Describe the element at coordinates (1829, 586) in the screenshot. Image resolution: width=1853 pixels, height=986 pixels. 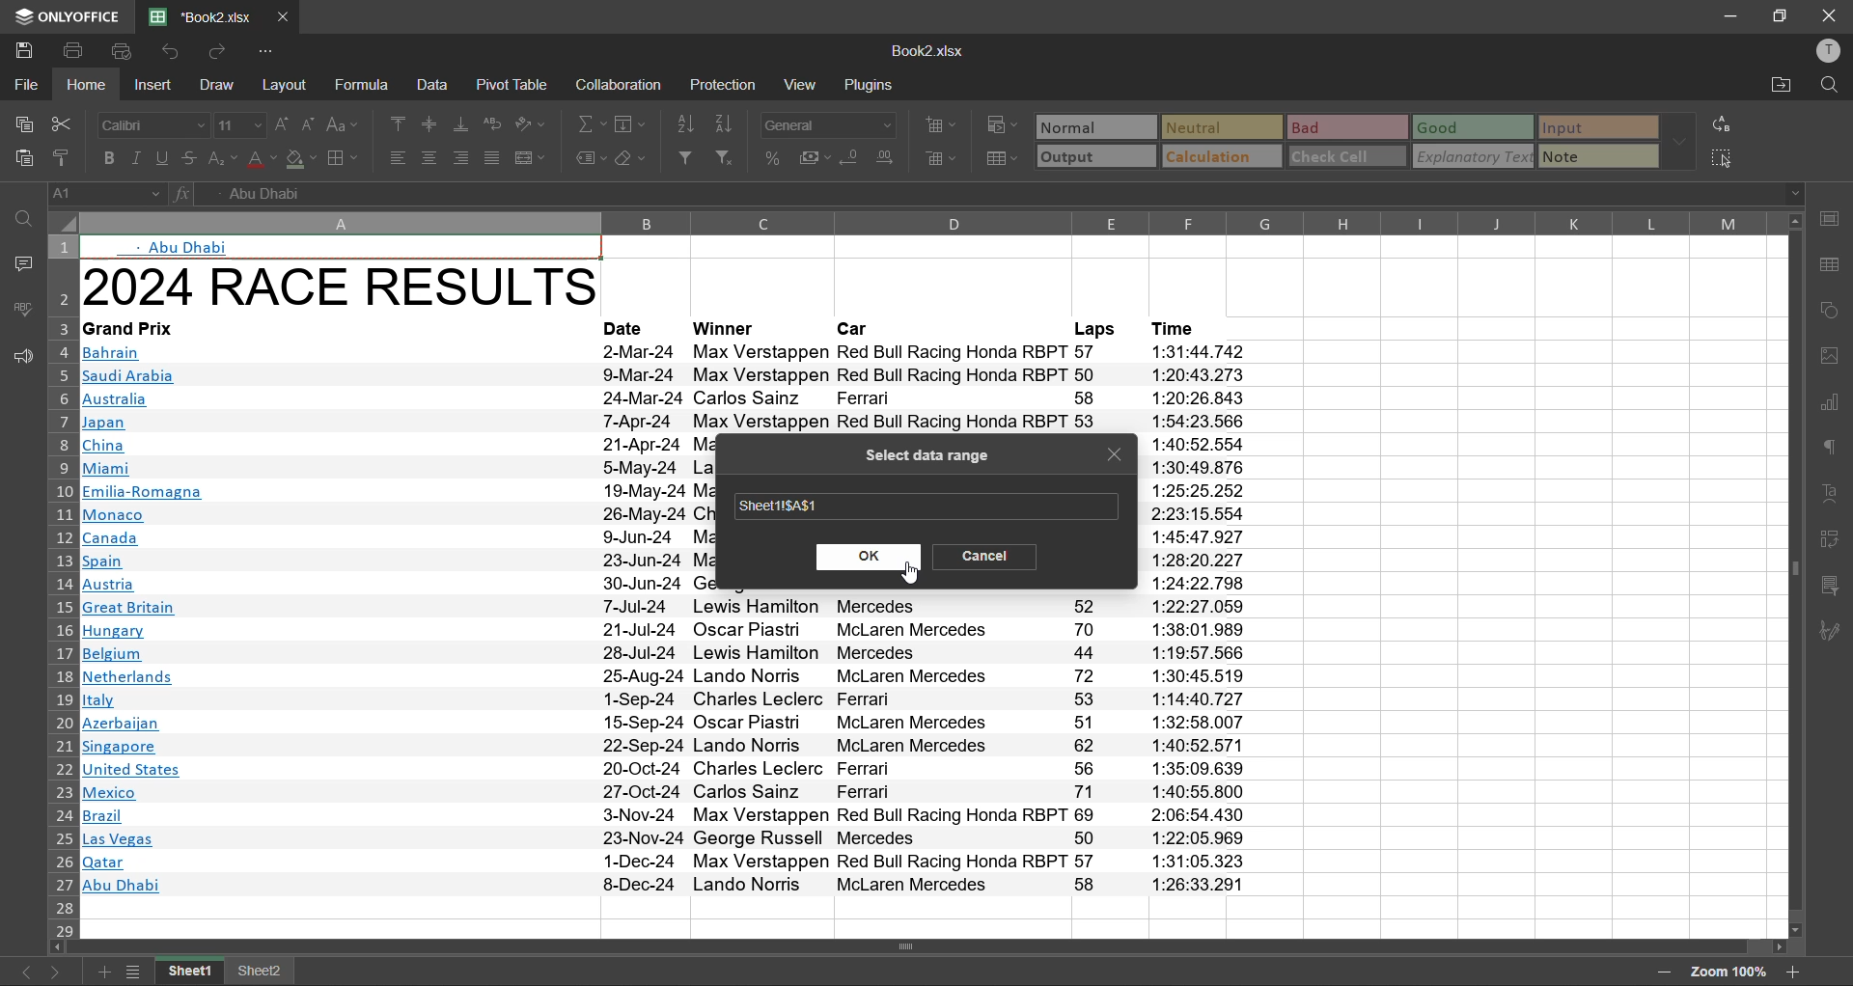
I see `slicer` at that location.